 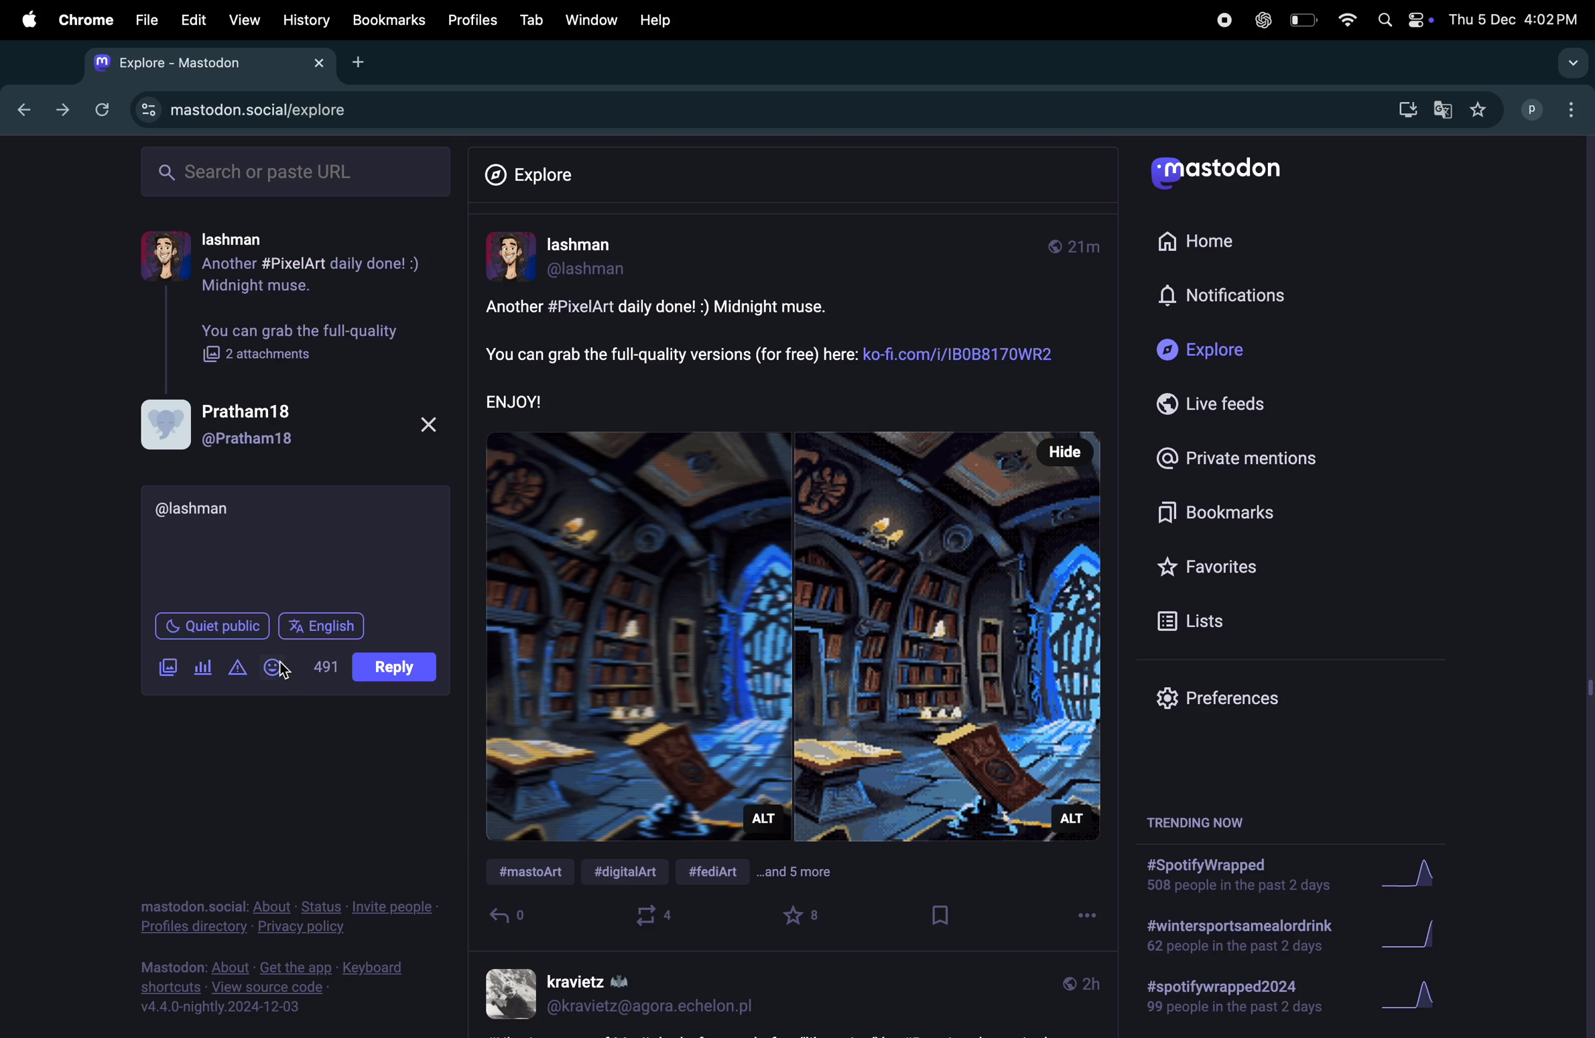 I want to click on trending now, so click(x=1193, y=825).